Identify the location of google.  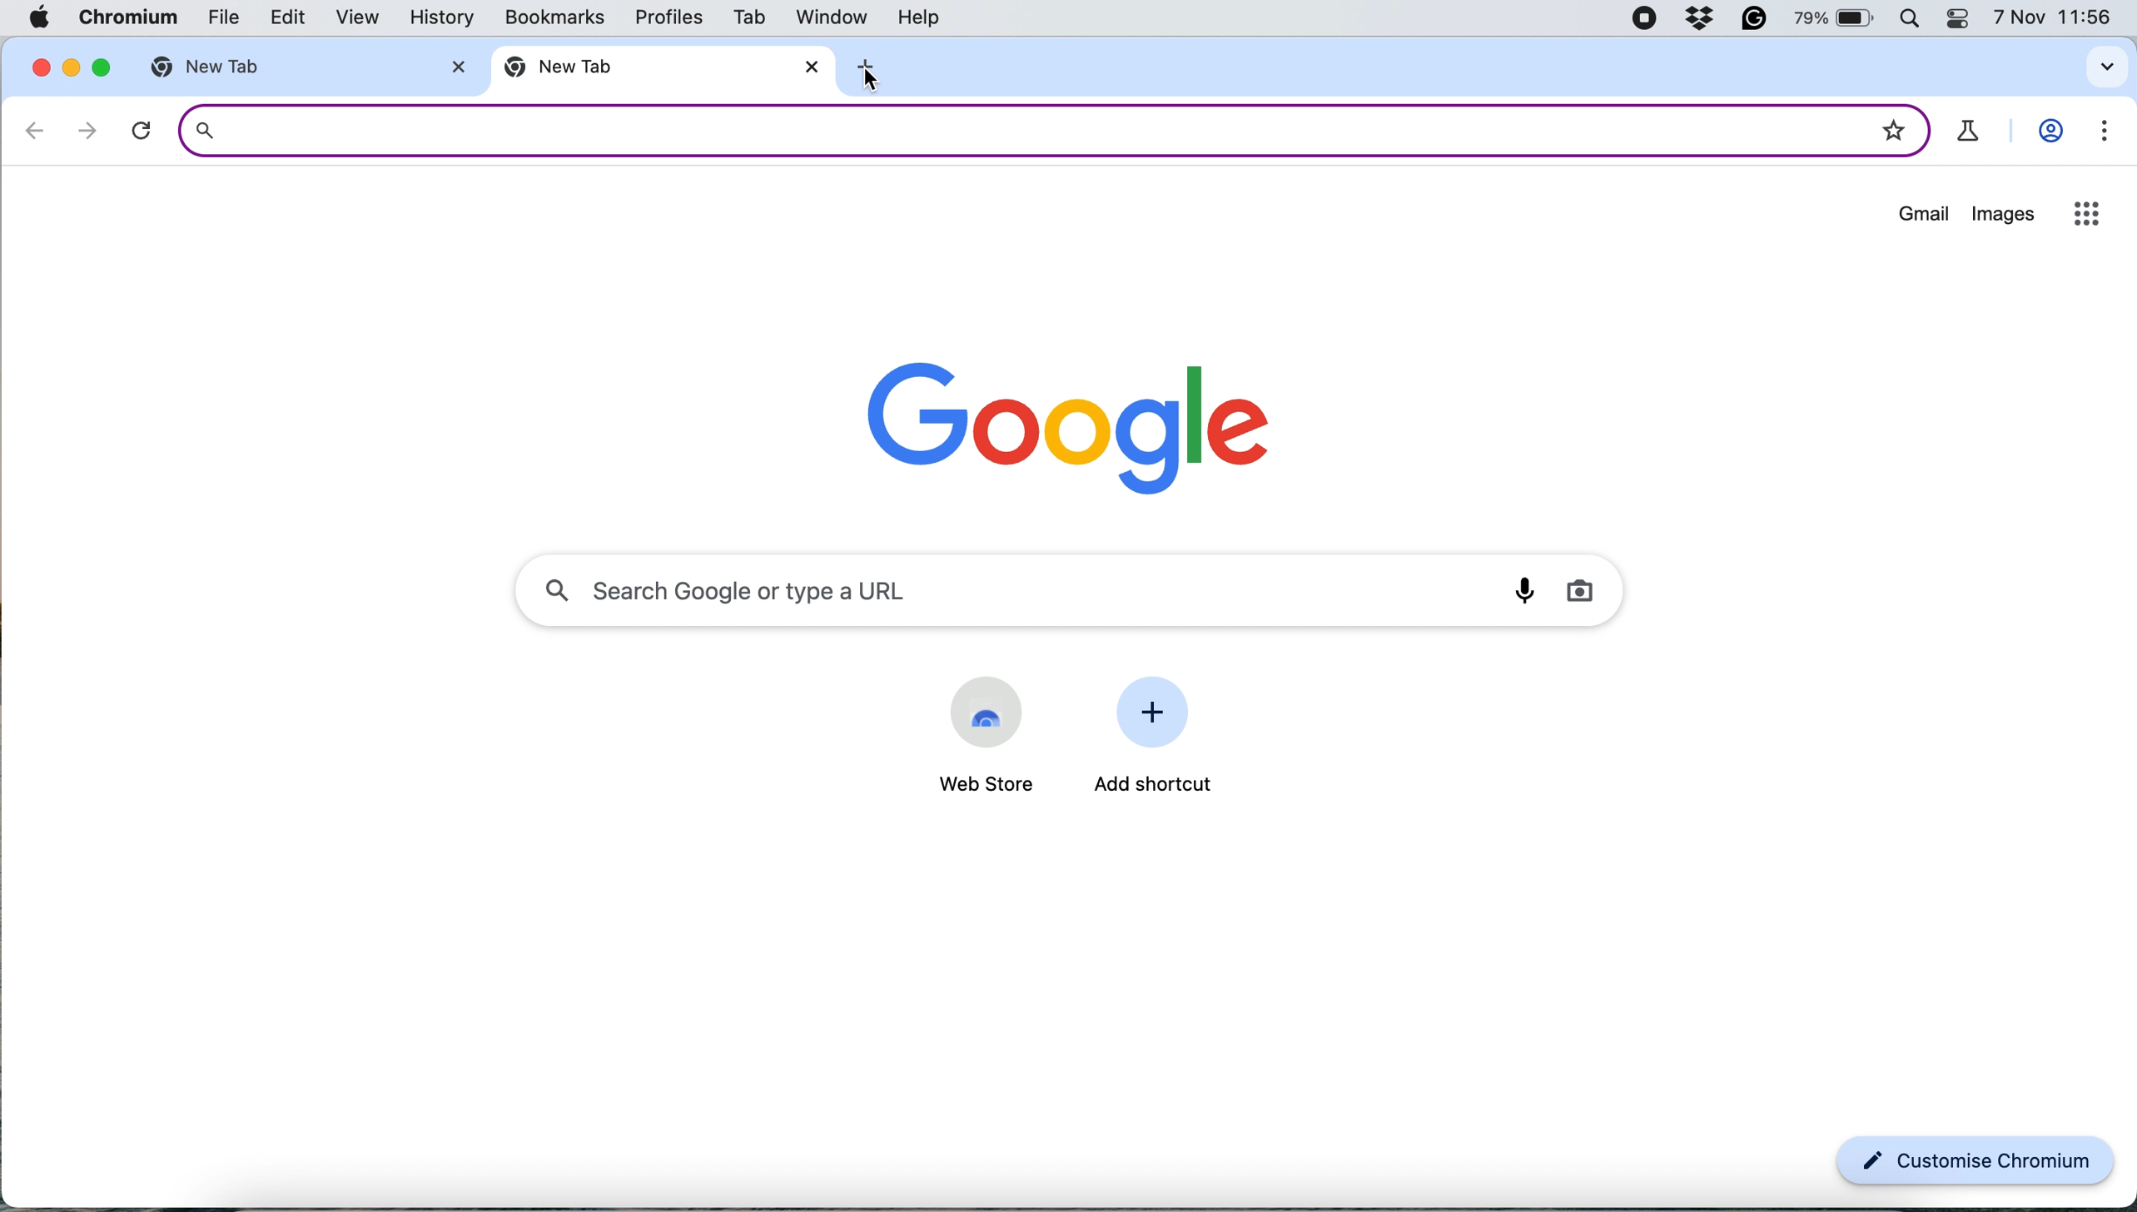
(1073, 421).